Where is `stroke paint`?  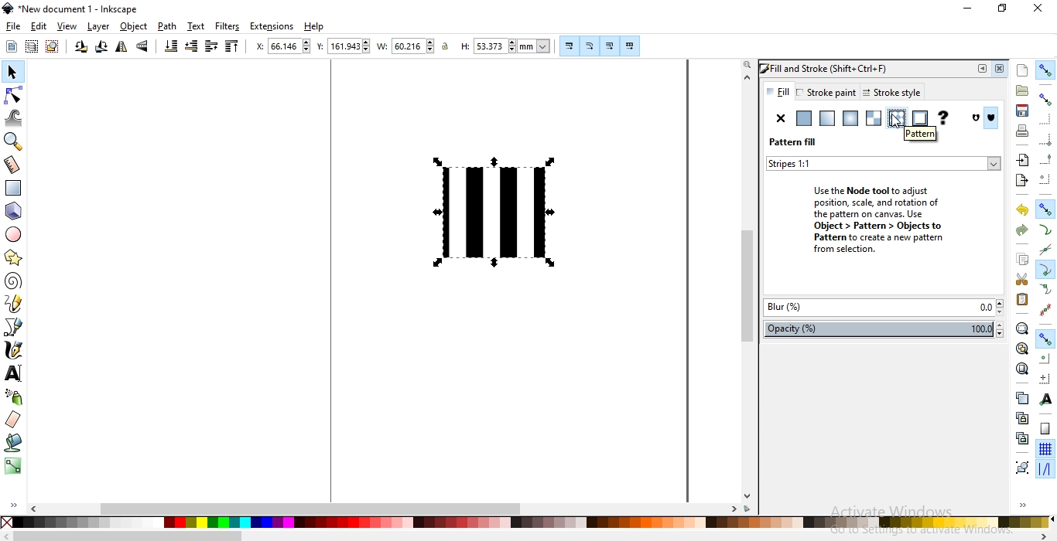 stroke paint is located at coordinates (826, 92).